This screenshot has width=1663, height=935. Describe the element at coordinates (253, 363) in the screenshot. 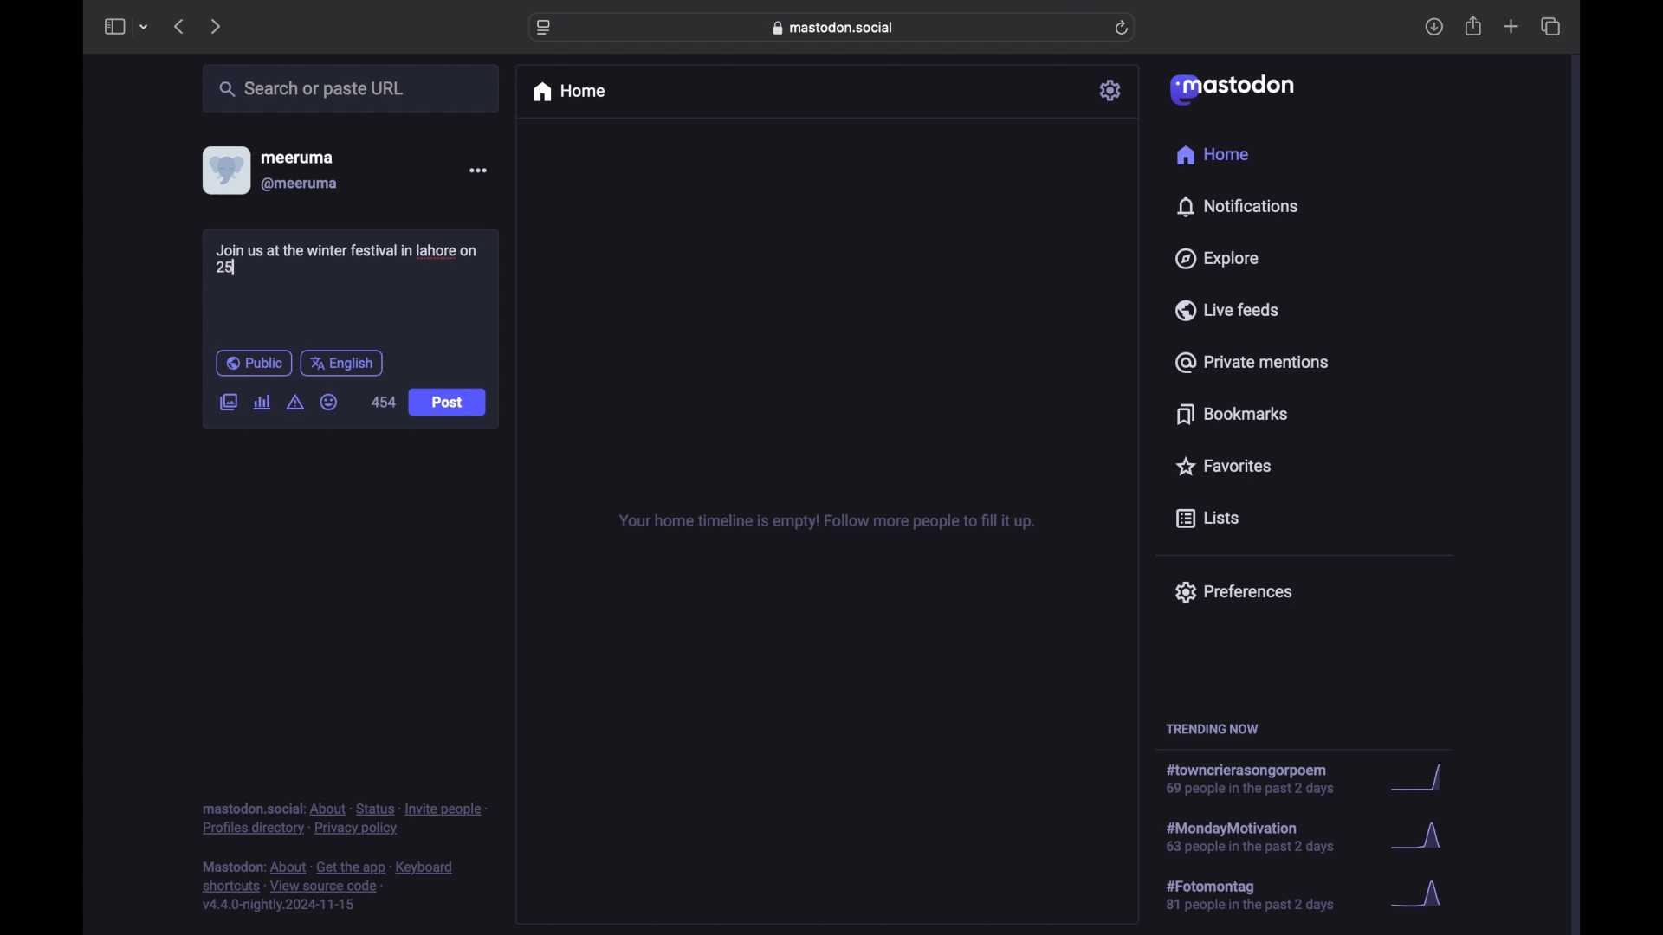

I see `public` at that location.